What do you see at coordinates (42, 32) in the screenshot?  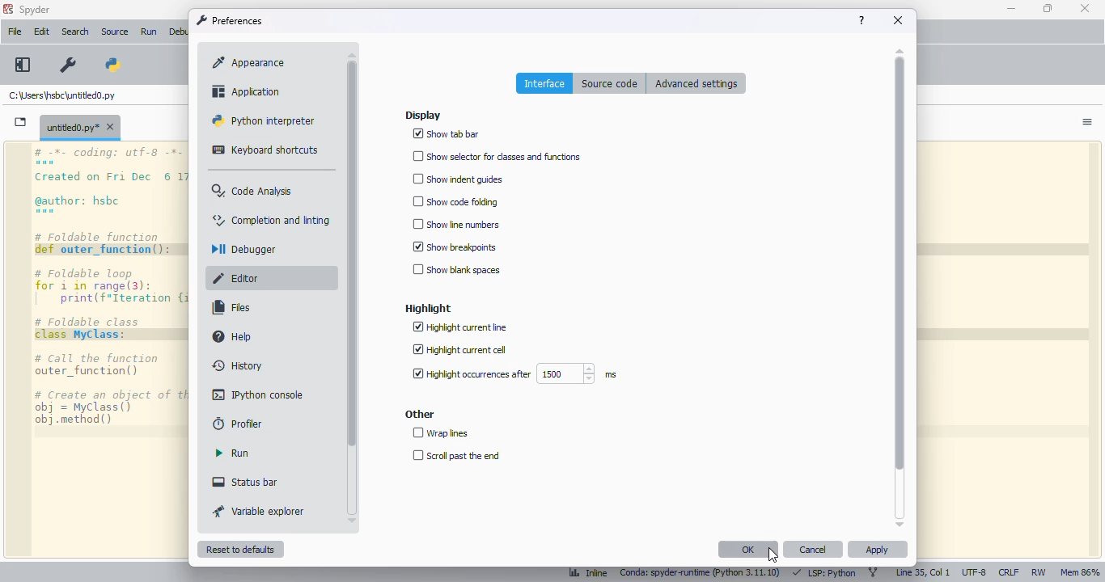 I see `edit` at bounding box center [42, 32].